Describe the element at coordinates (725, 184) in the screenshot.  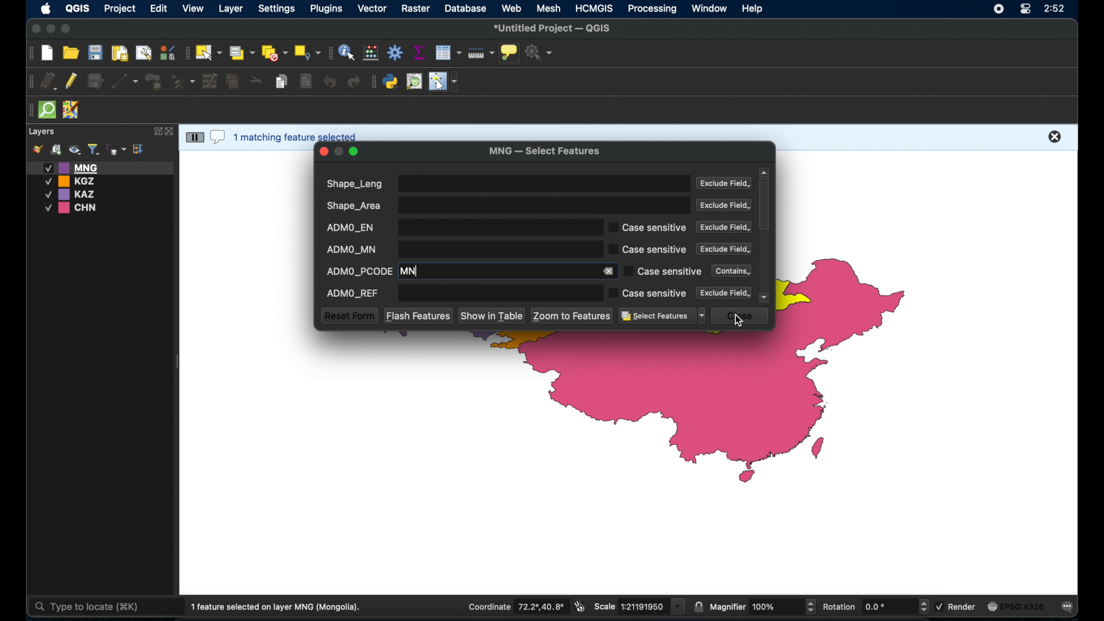
I see `exclude field` at that location.